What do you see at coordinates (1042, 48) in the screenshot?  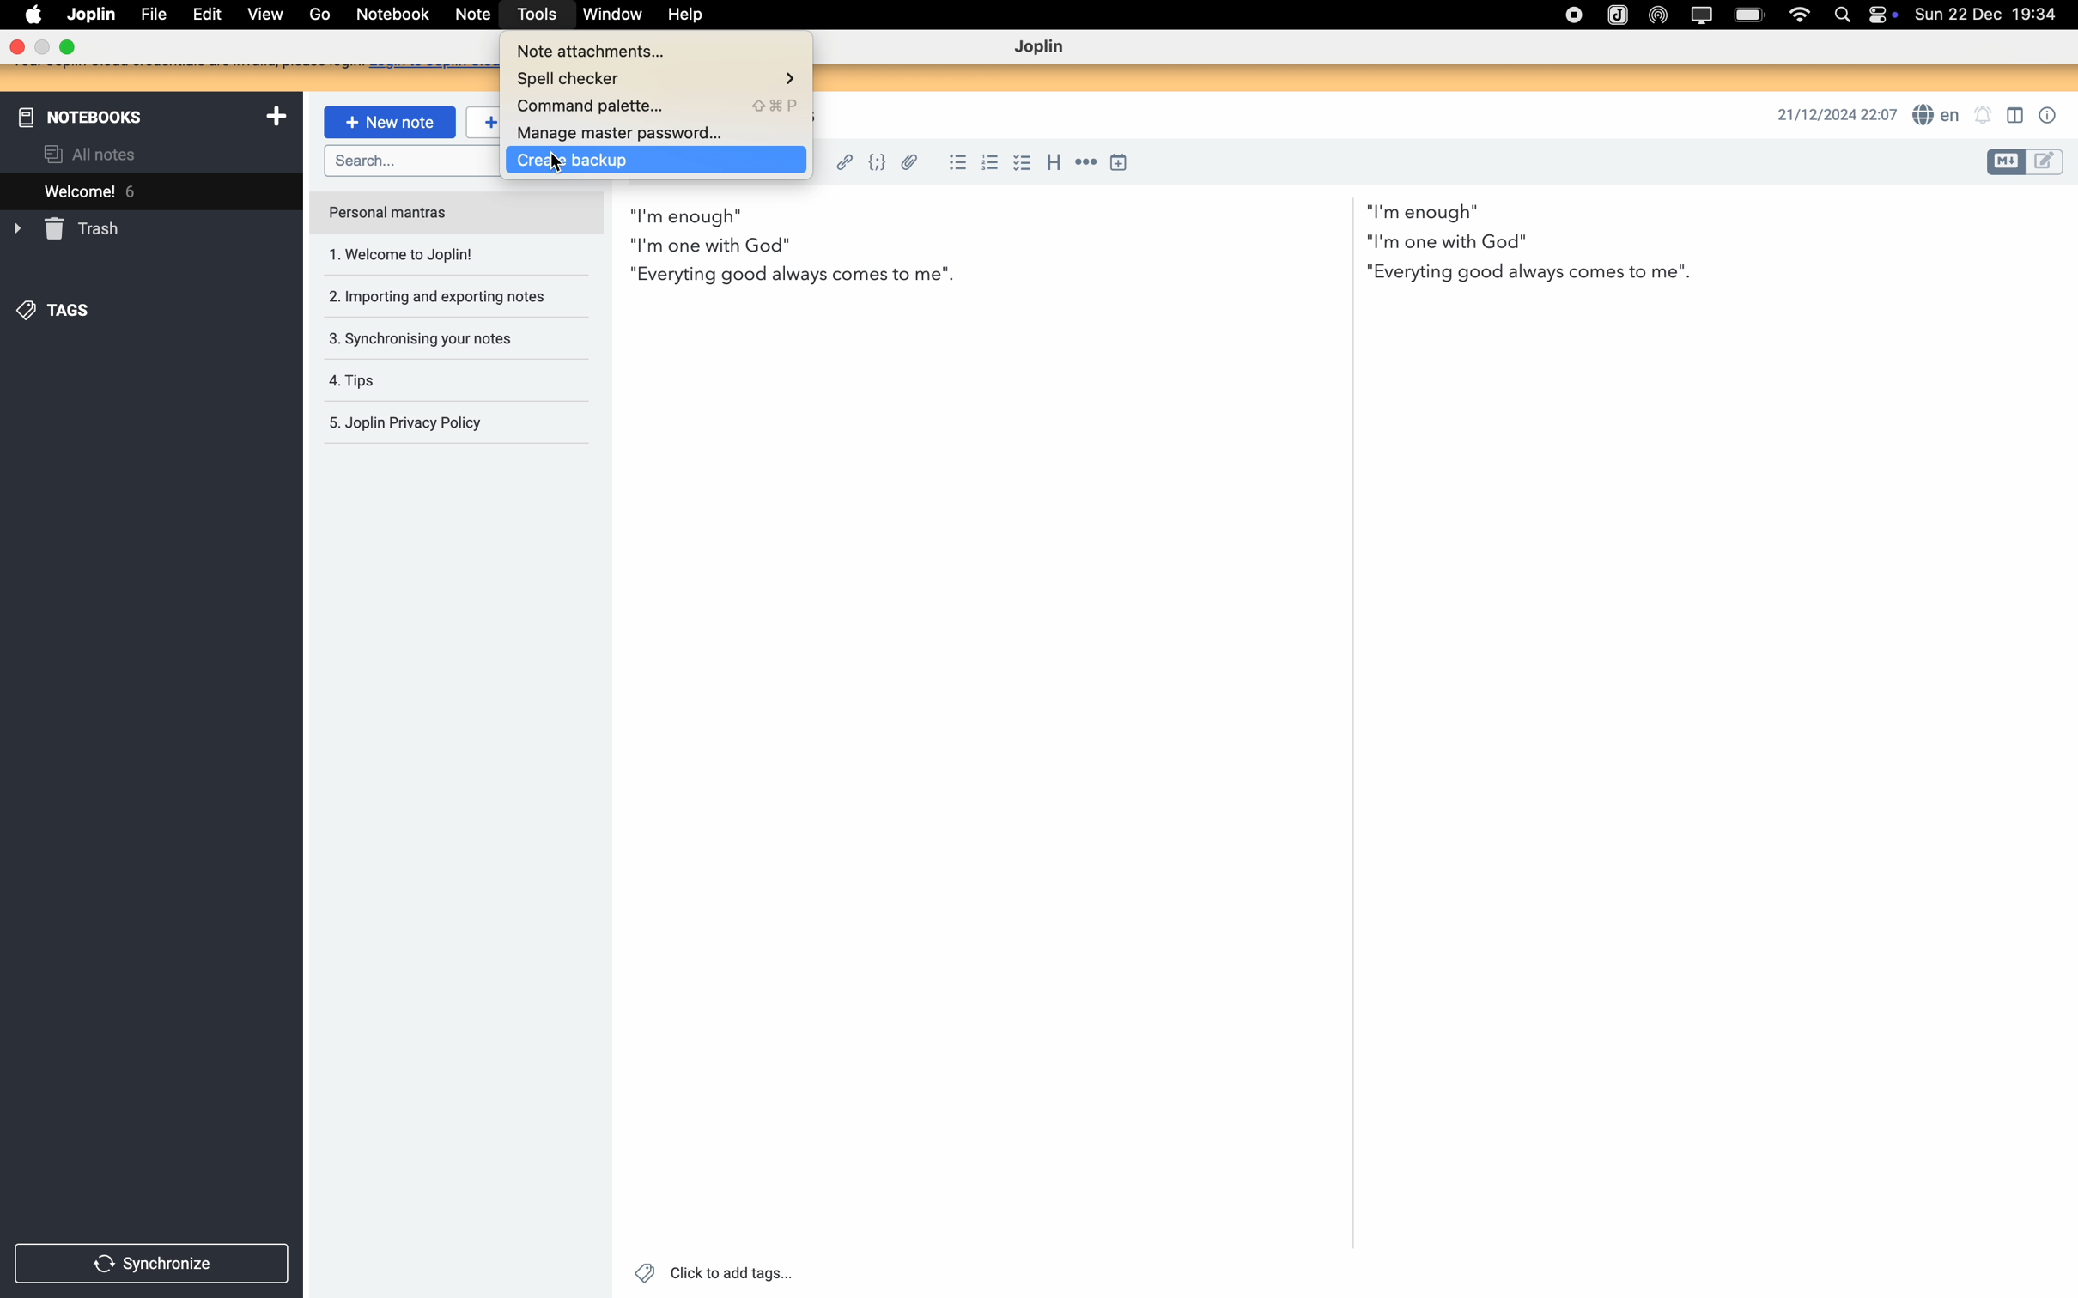 I see `Joplin` at bounding box center [1042, 48].